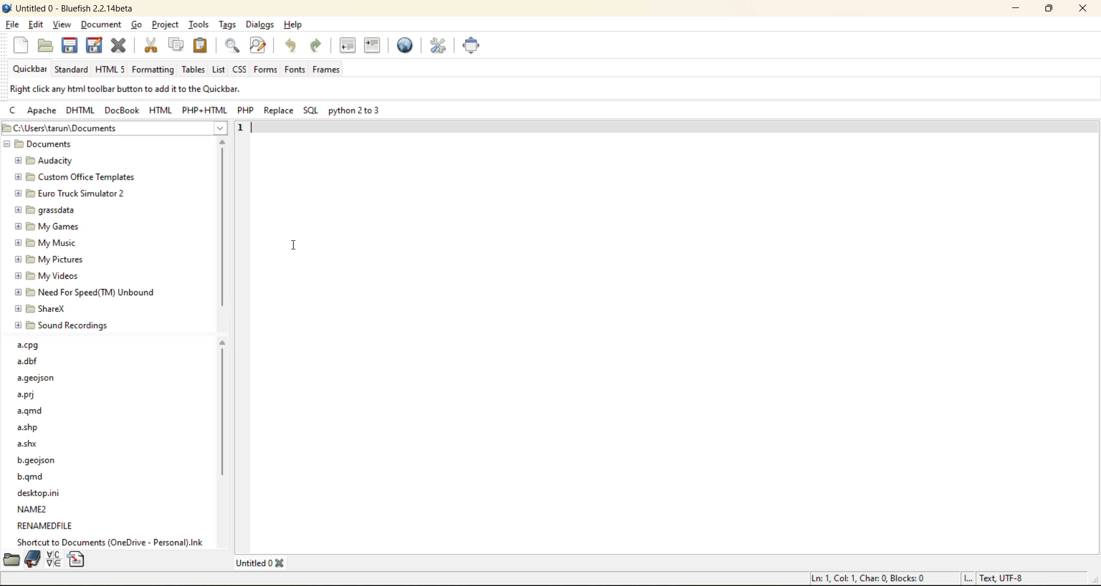 The height and width of the screenshot is (586, 1101). I want to click on list, so click(217, 70).